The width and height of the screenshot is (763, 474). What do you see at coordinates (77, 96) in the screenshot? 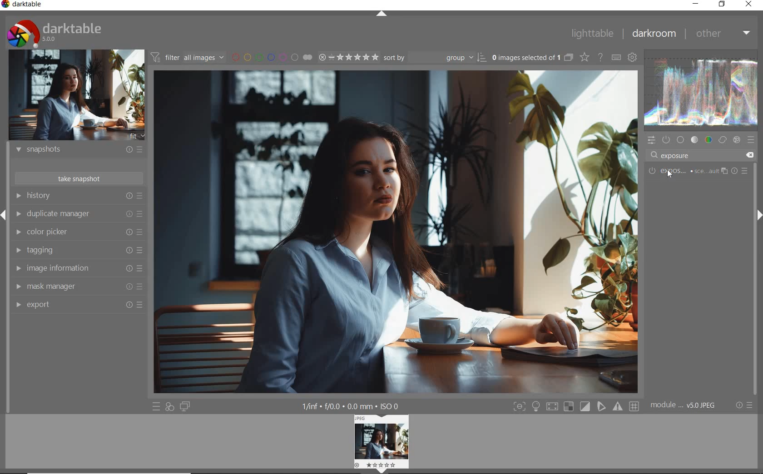
I see `image preview` at bounding box center [77, 96].